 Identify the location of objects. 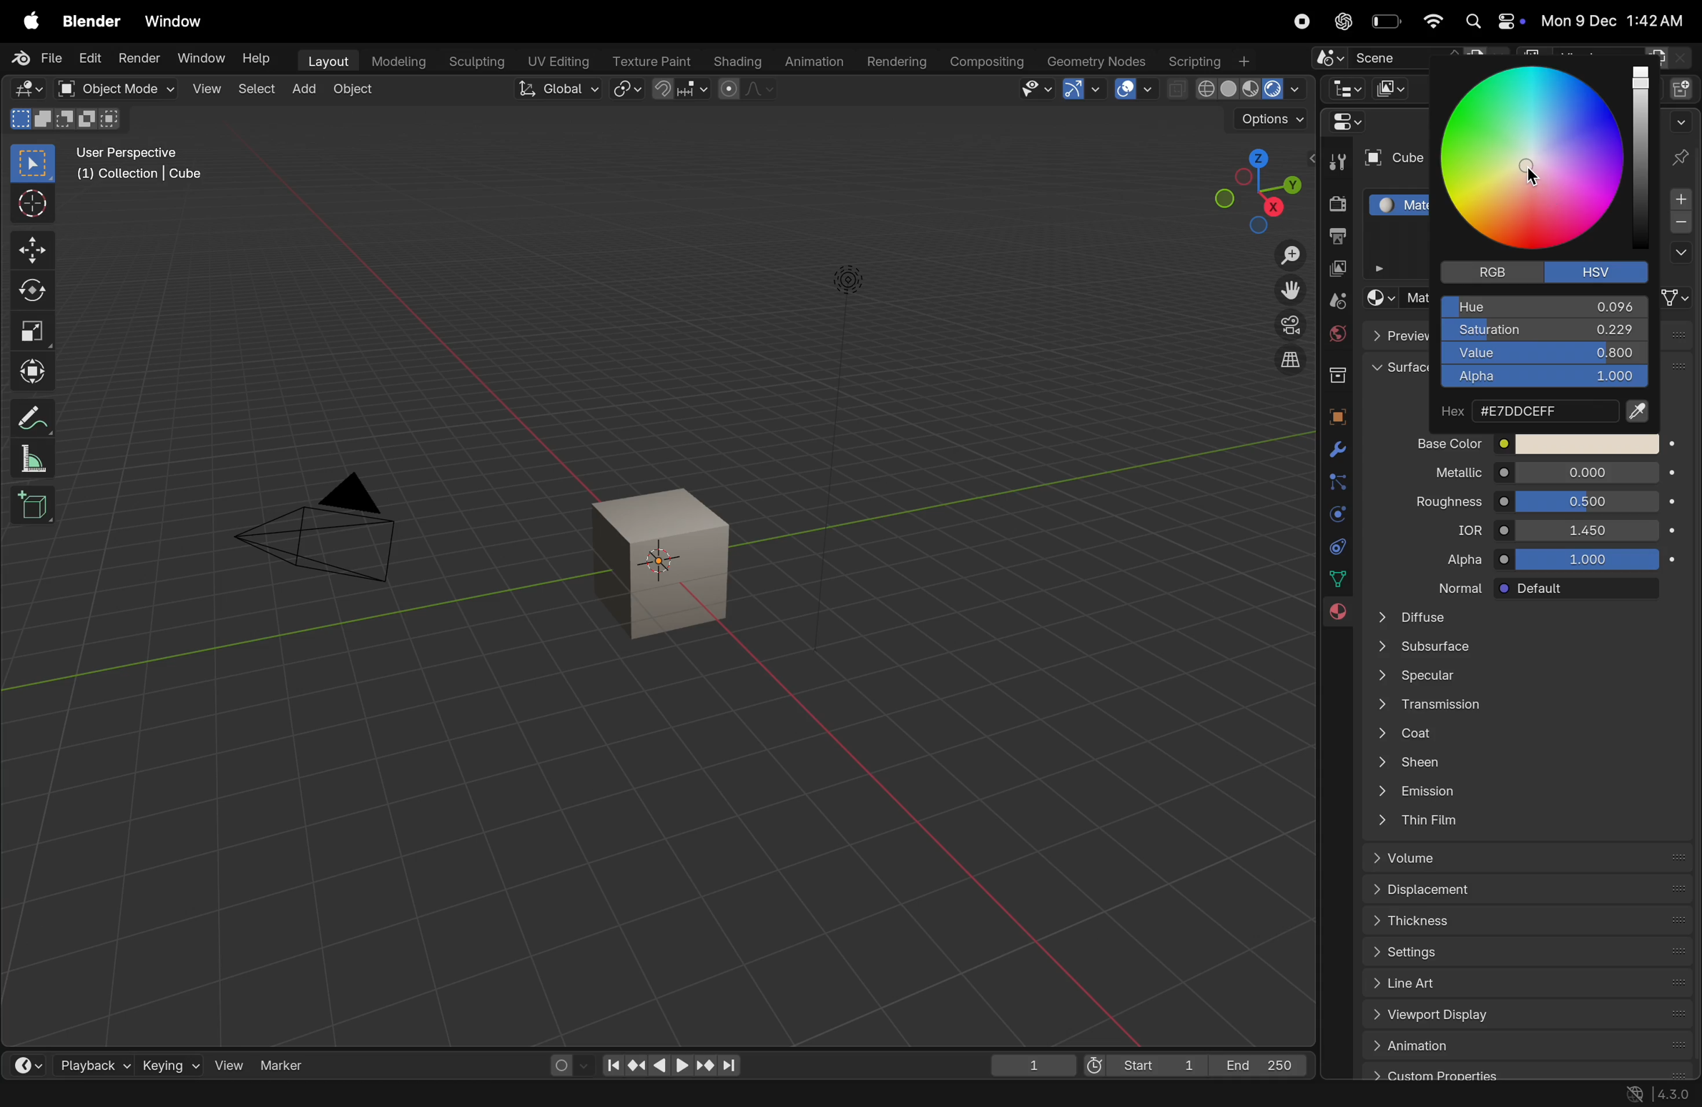
(1333, 413).